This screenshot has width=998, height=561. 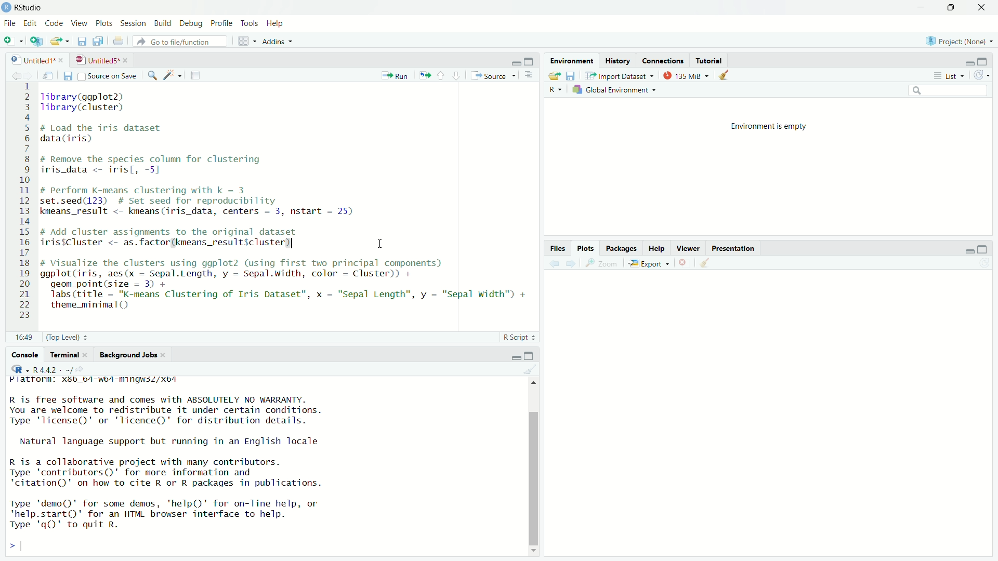 I want to click on search field, so click(x=947, y=90).